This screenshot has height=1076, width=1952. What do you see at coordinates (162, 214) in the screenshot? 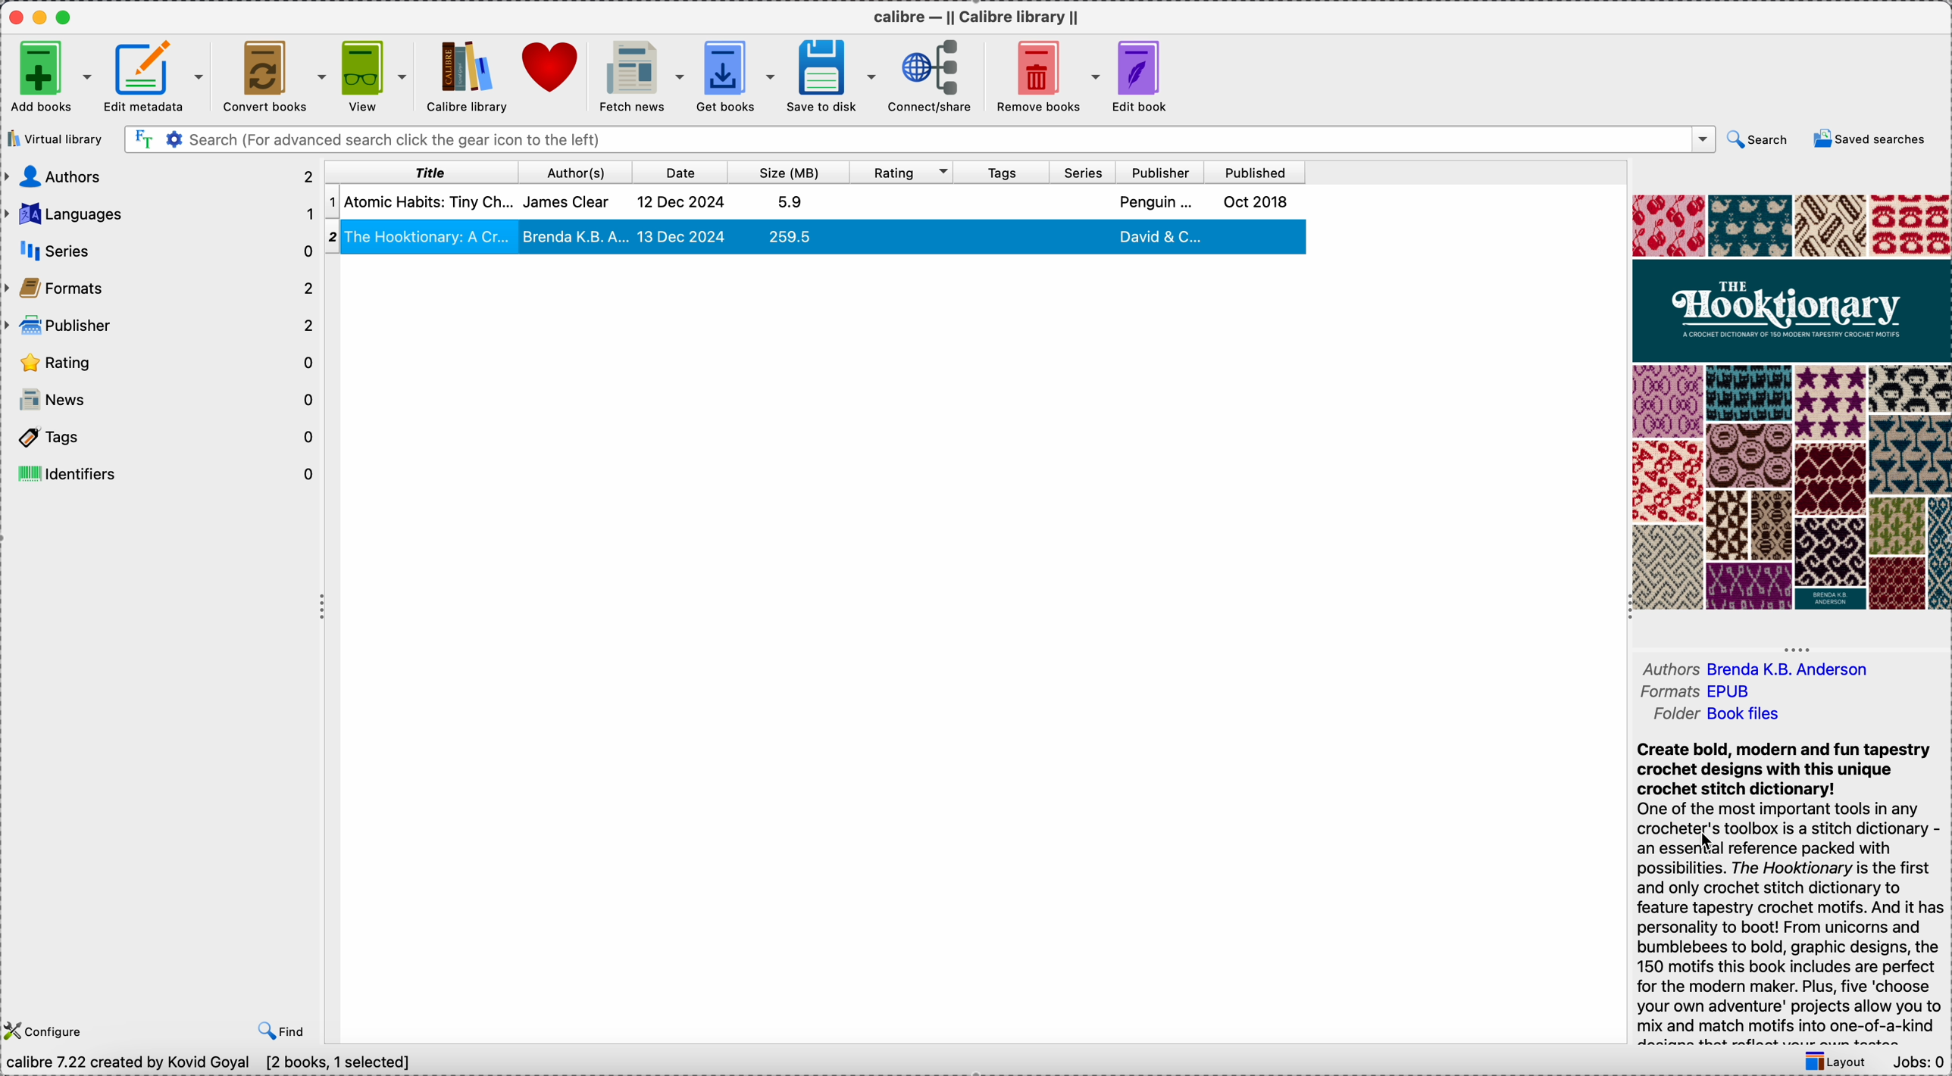
I see `languages` at bounding box center [162, 214].